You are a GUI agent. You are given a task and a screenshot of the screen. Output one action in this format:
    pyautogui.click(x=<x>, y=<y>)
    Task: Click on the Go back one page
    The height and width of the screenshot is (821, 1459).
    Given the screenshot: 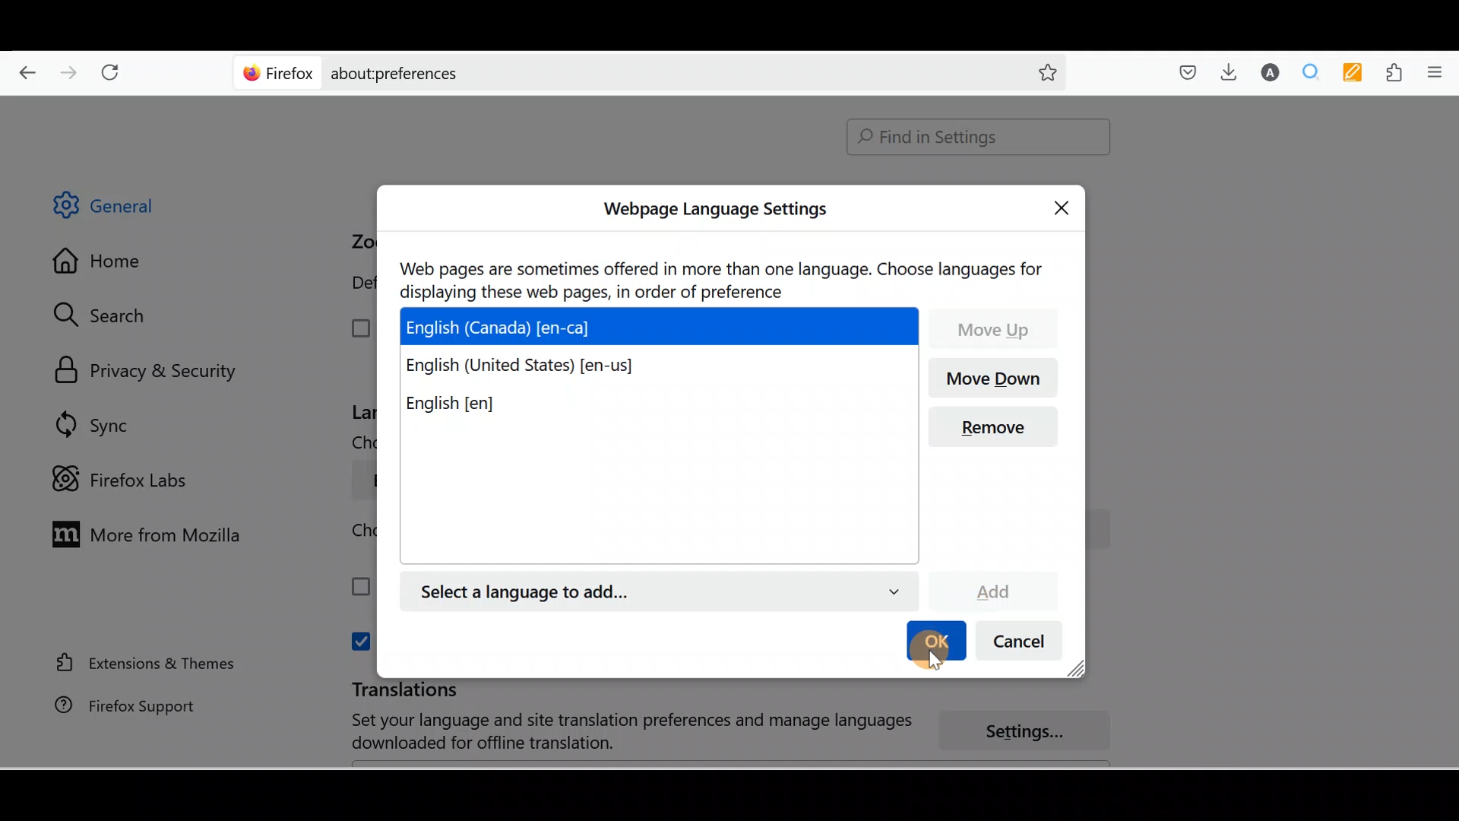 What is the action you would take?
    pyautogui.click(x=21, y=68)
    